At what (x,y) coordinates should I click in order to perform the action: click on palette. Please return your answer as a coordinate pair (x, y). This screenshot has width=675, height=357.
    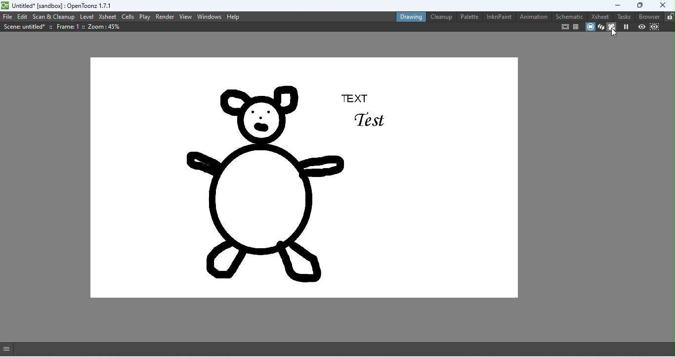
    Looking at the image, I should click on (468, 16).